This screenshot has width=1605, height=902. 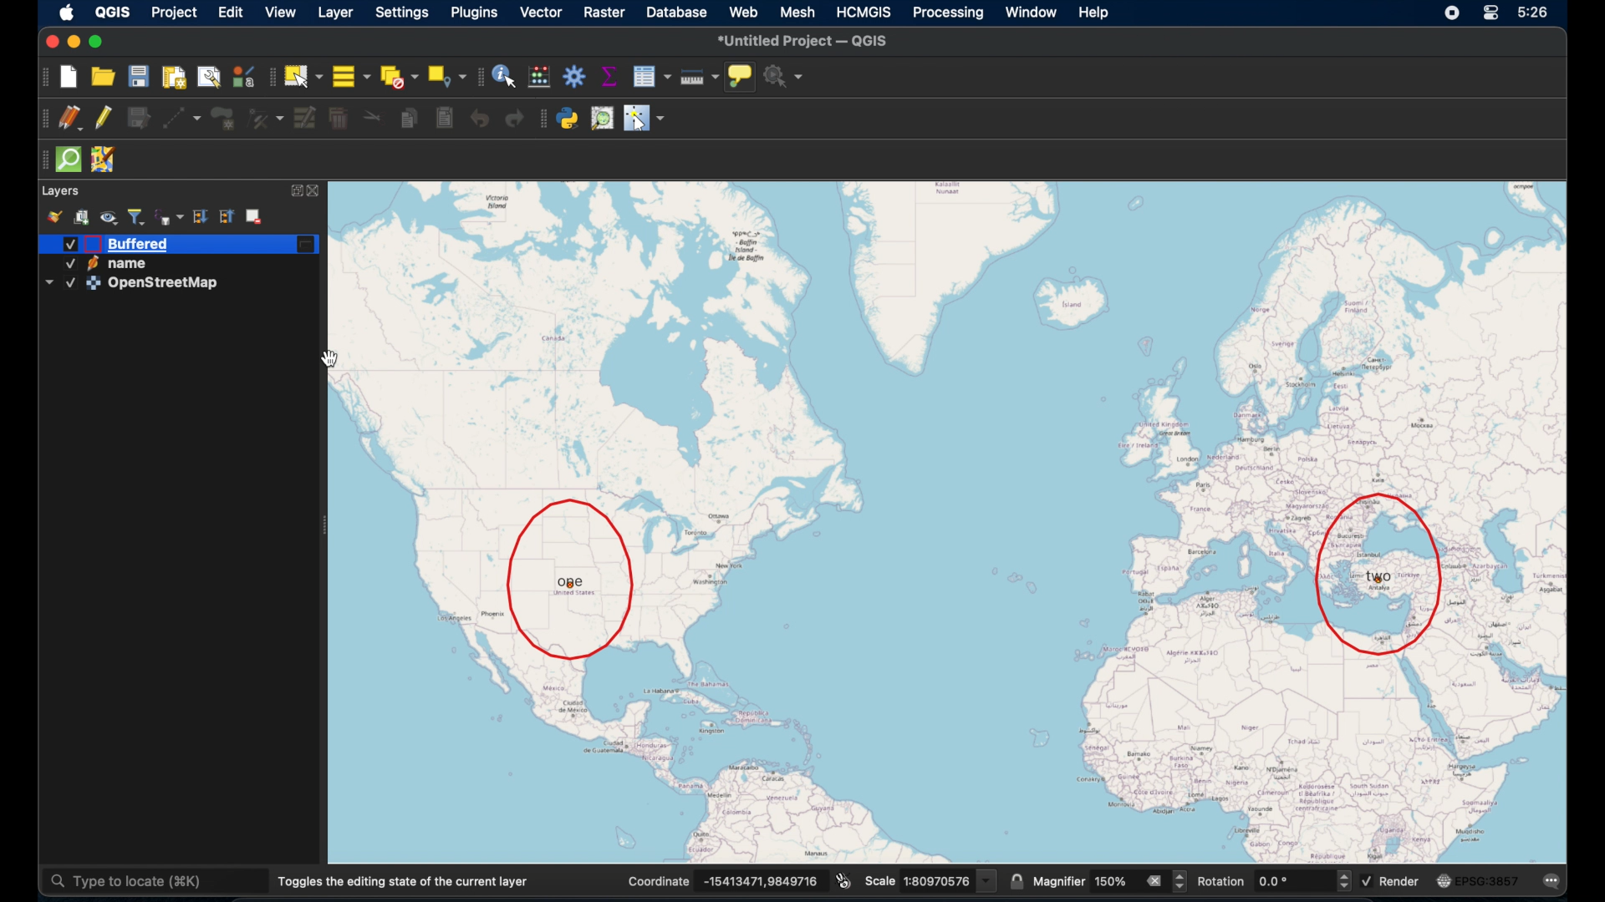 What do you see at coordinates (104, 78) in the screenshot?
I see `open project` at bounding box center [104, 78].